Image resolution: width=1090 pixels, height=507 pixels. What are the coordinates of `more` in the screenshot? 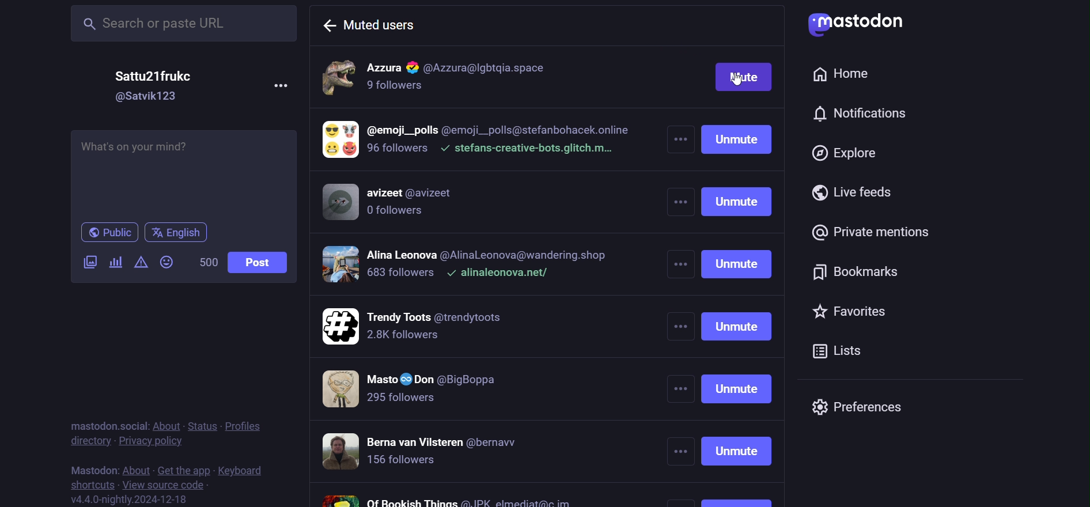 It's located at (679, 281).